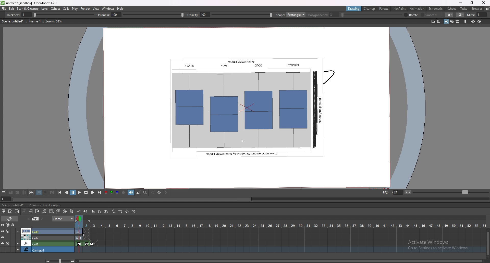 The height and width of the screenshot is (263, 490). I want to click on xsheet, so click(56, 8).